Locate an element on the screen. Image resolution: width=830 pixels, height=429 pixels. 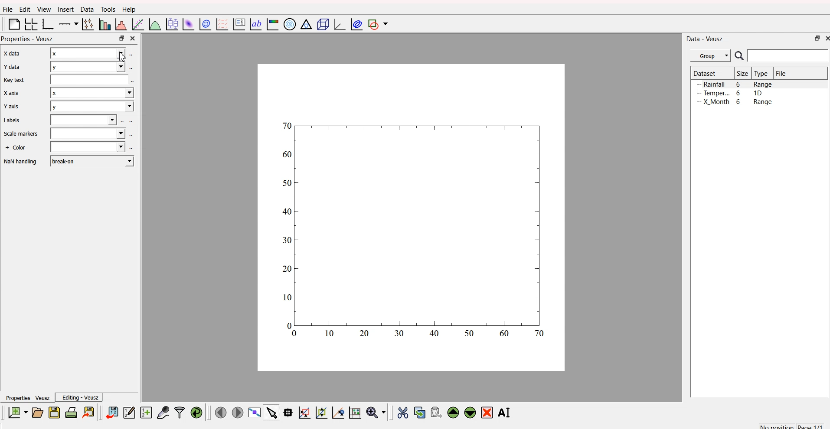
move to previous page is located at coordinates (221, 412).